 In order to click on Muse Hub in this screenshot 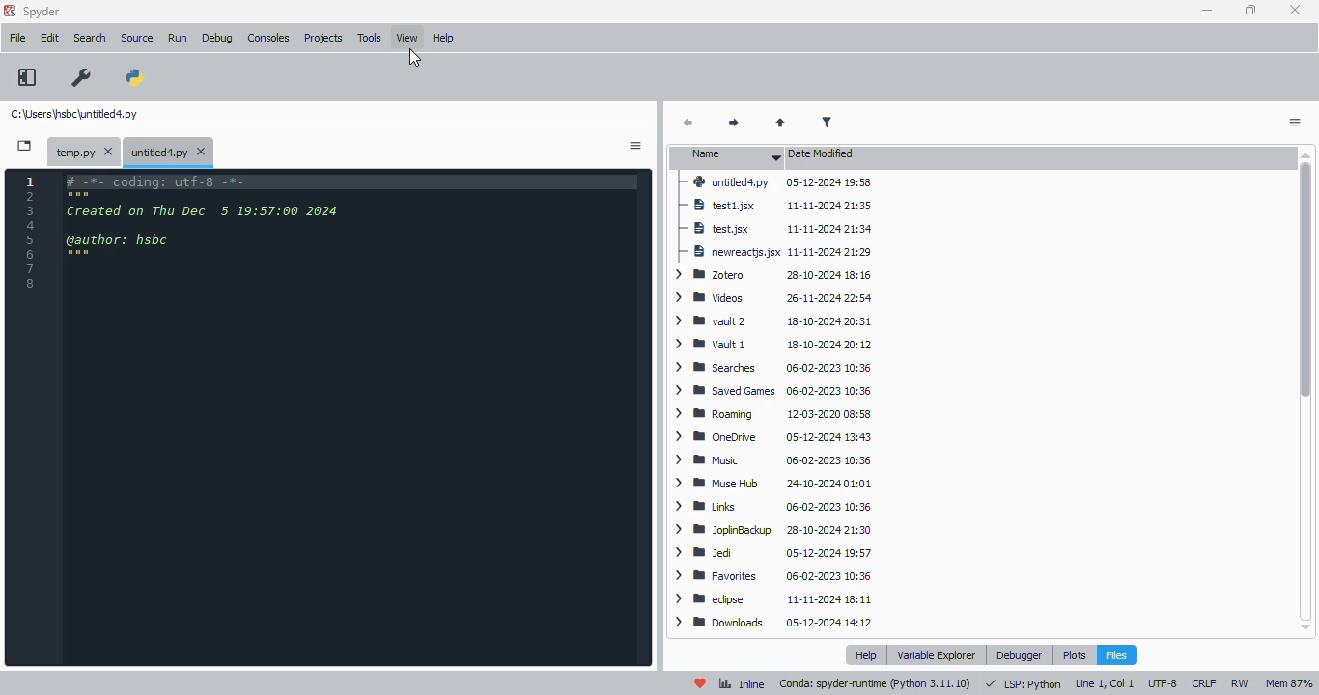, I will do `click(772, 484)`.